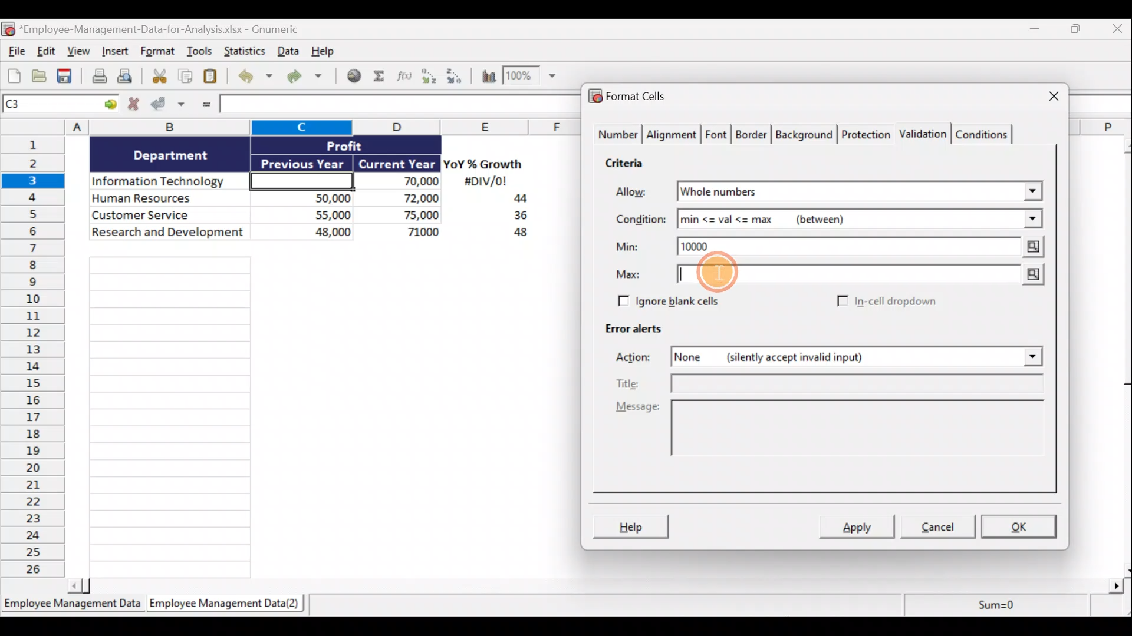 This screenshot has height=636, width=1132. Describe the element at coordinates (355, 76) in the screenshot. I see `Insert hyperlink` at that location.